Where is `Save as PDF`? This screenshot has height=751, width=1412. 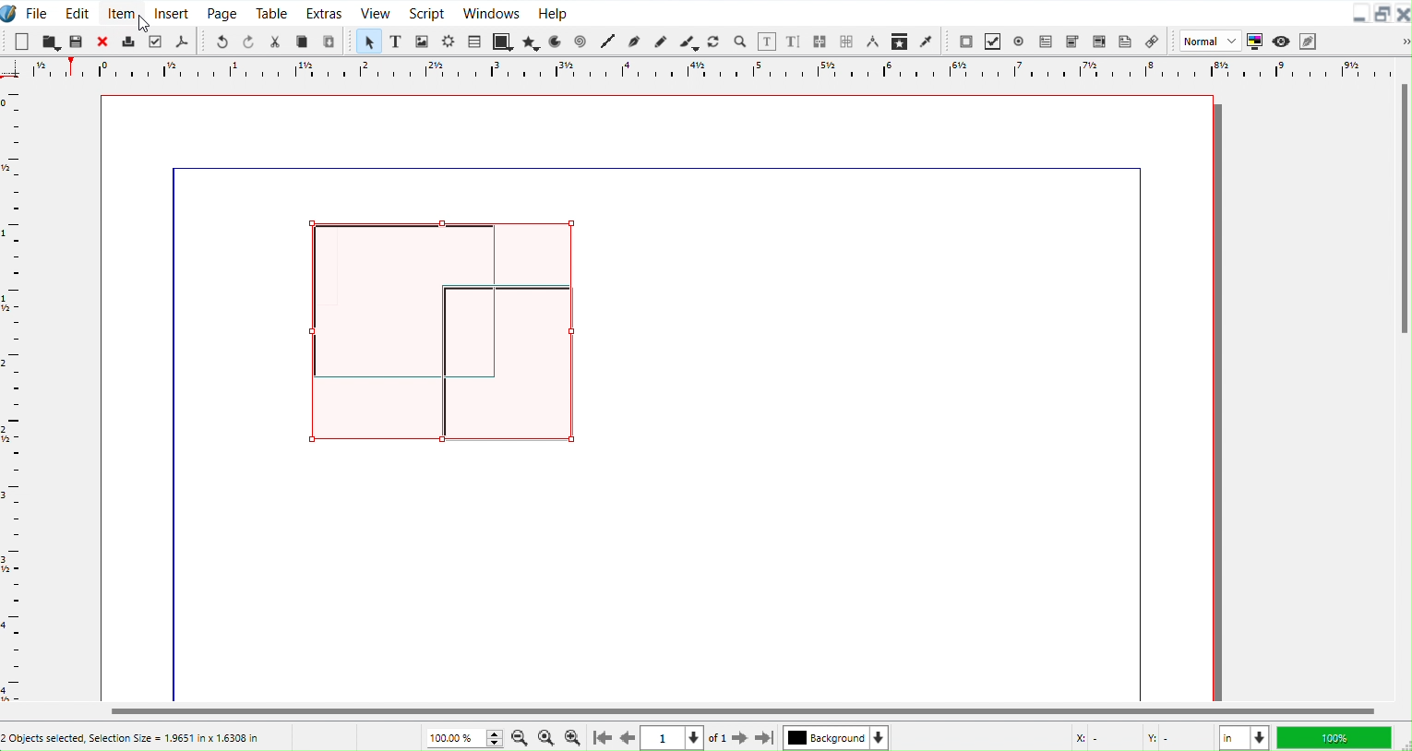
Save as PDF is located at coordinates (182, 41).